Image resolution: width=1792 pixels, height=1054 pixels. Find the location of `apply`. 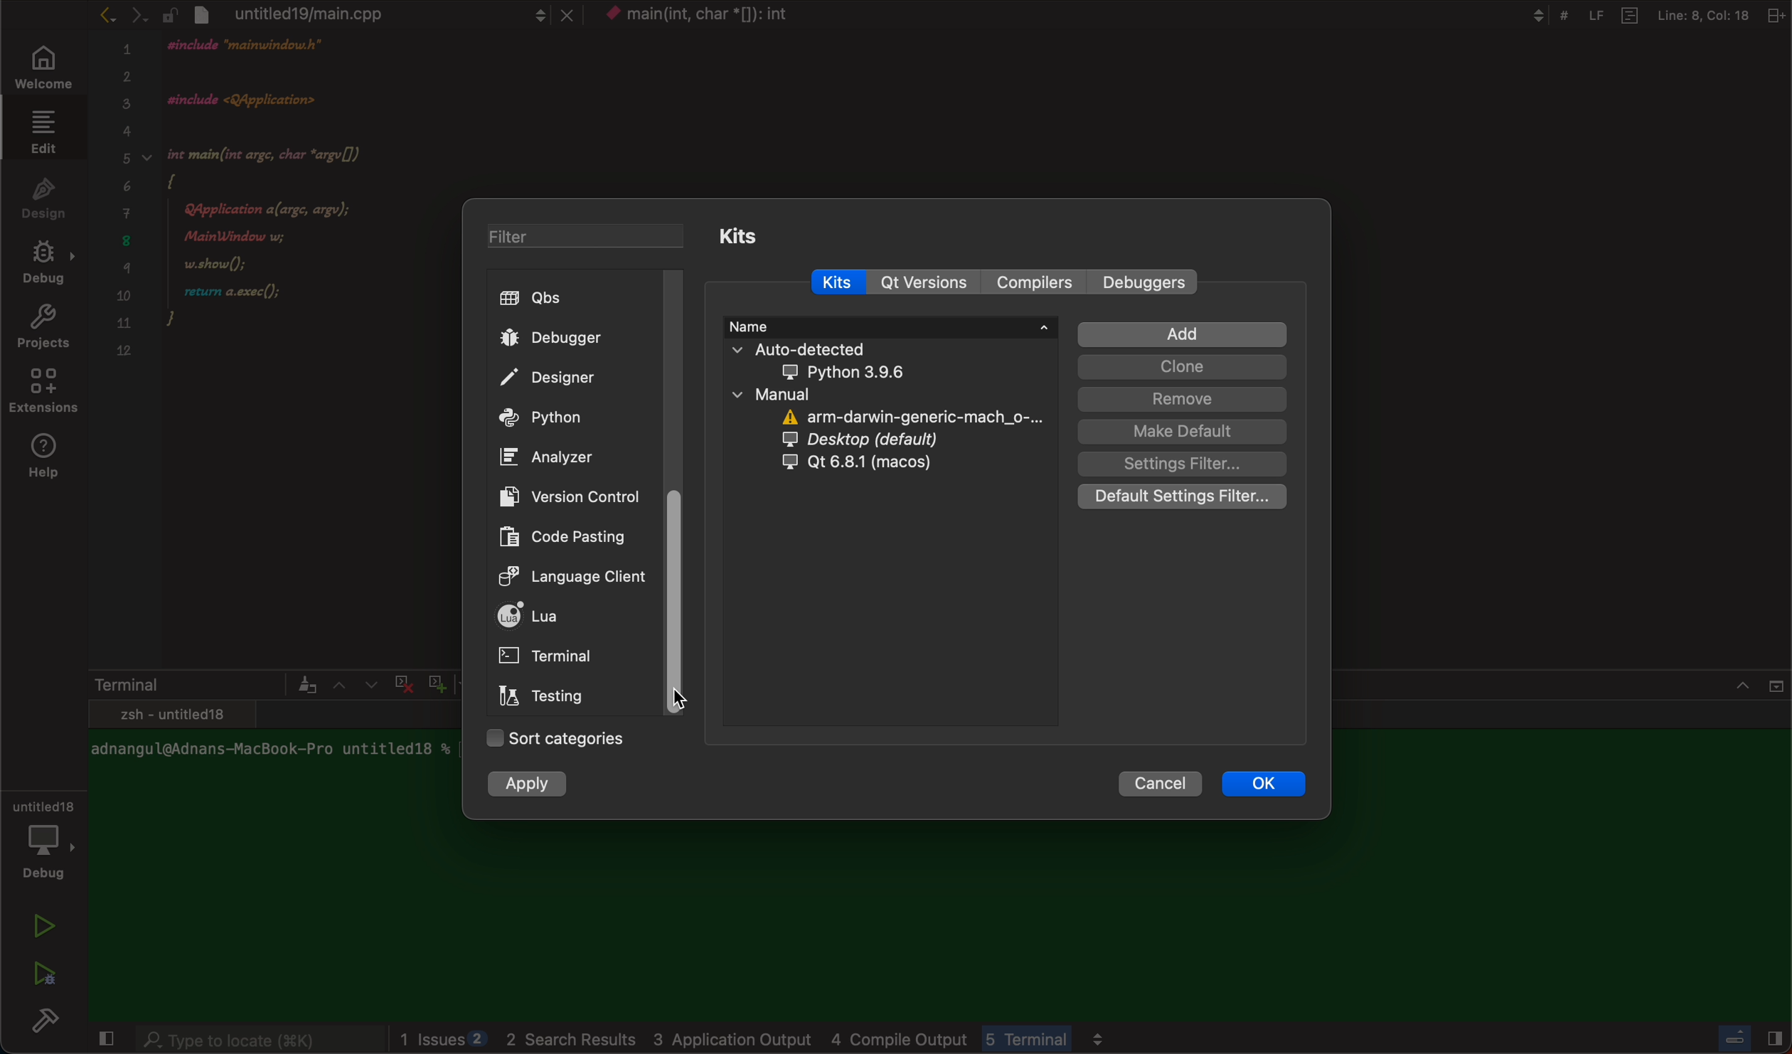

apply is located at coordinates (531, 786).